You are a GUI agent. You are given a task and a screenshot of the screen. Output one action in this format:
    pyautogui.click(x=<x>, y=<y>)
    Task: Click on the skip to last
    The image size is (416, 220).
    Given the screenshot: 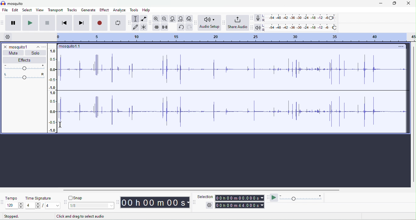 What is the action you would take?
    pyautogui.click(x=82, y=23)
    